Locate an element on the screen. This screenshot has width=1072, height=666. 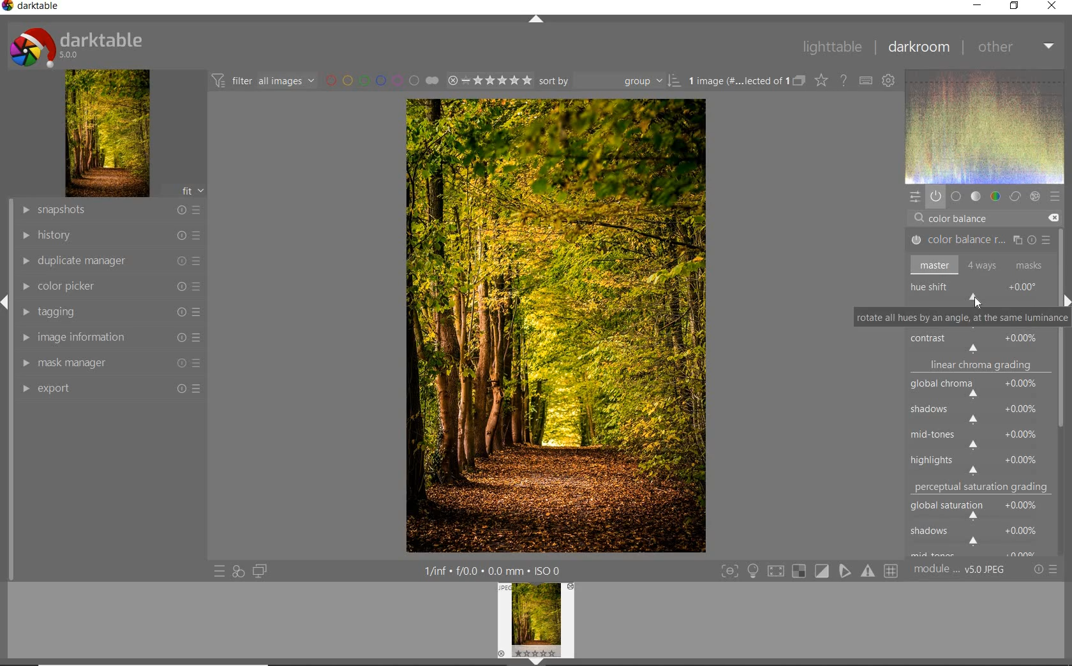
correct is located at coordinates (1015, 197).